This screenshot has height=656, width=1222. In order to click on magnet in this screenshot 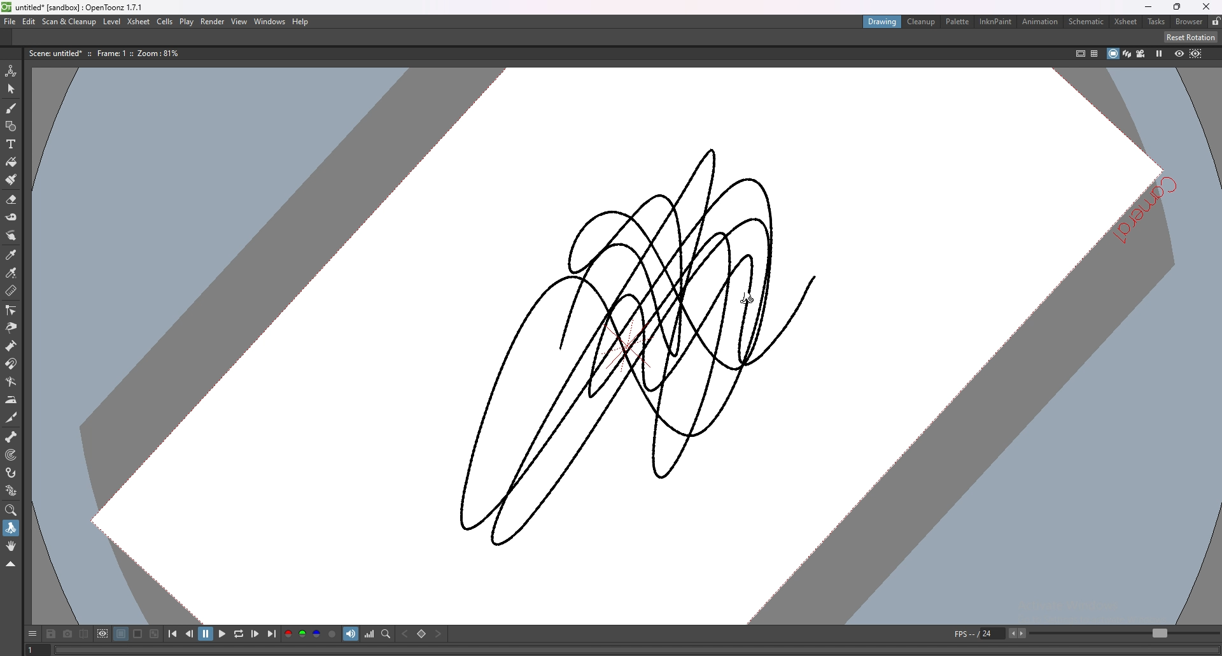, I will do `click(10, 364)`.